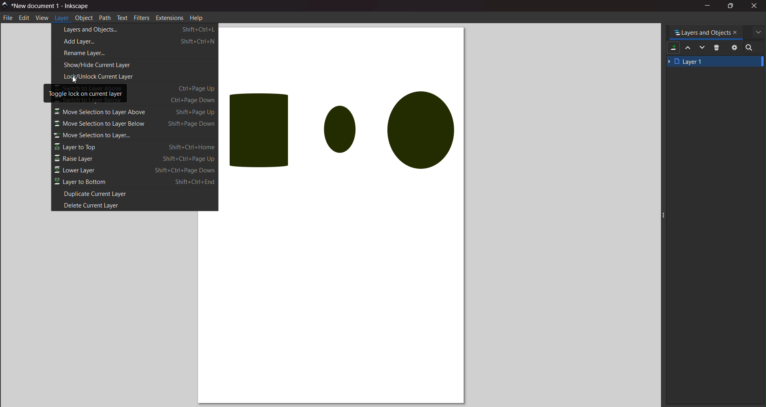  Describe the element at coordinates (715, 61) in the screenshot. I see `layer 1` at that location.